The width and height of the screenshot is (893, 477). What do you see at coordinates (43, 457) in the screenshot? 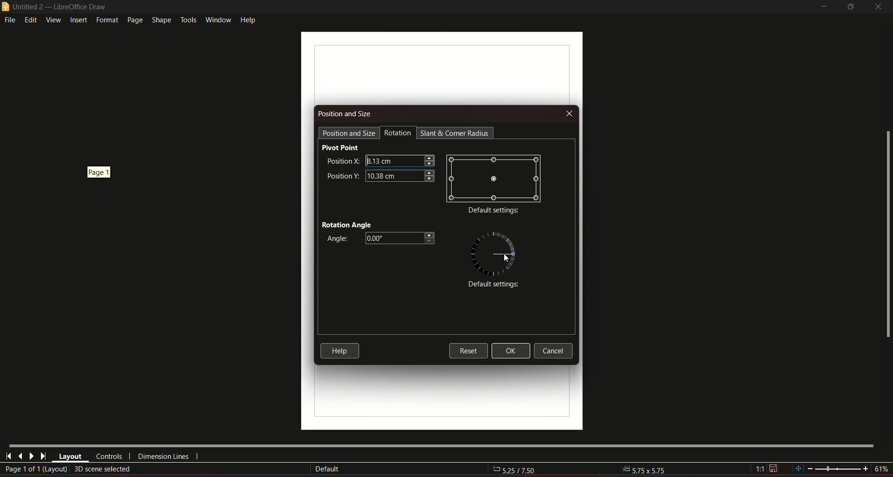
I see `last page` at bounding box center [43, 457].